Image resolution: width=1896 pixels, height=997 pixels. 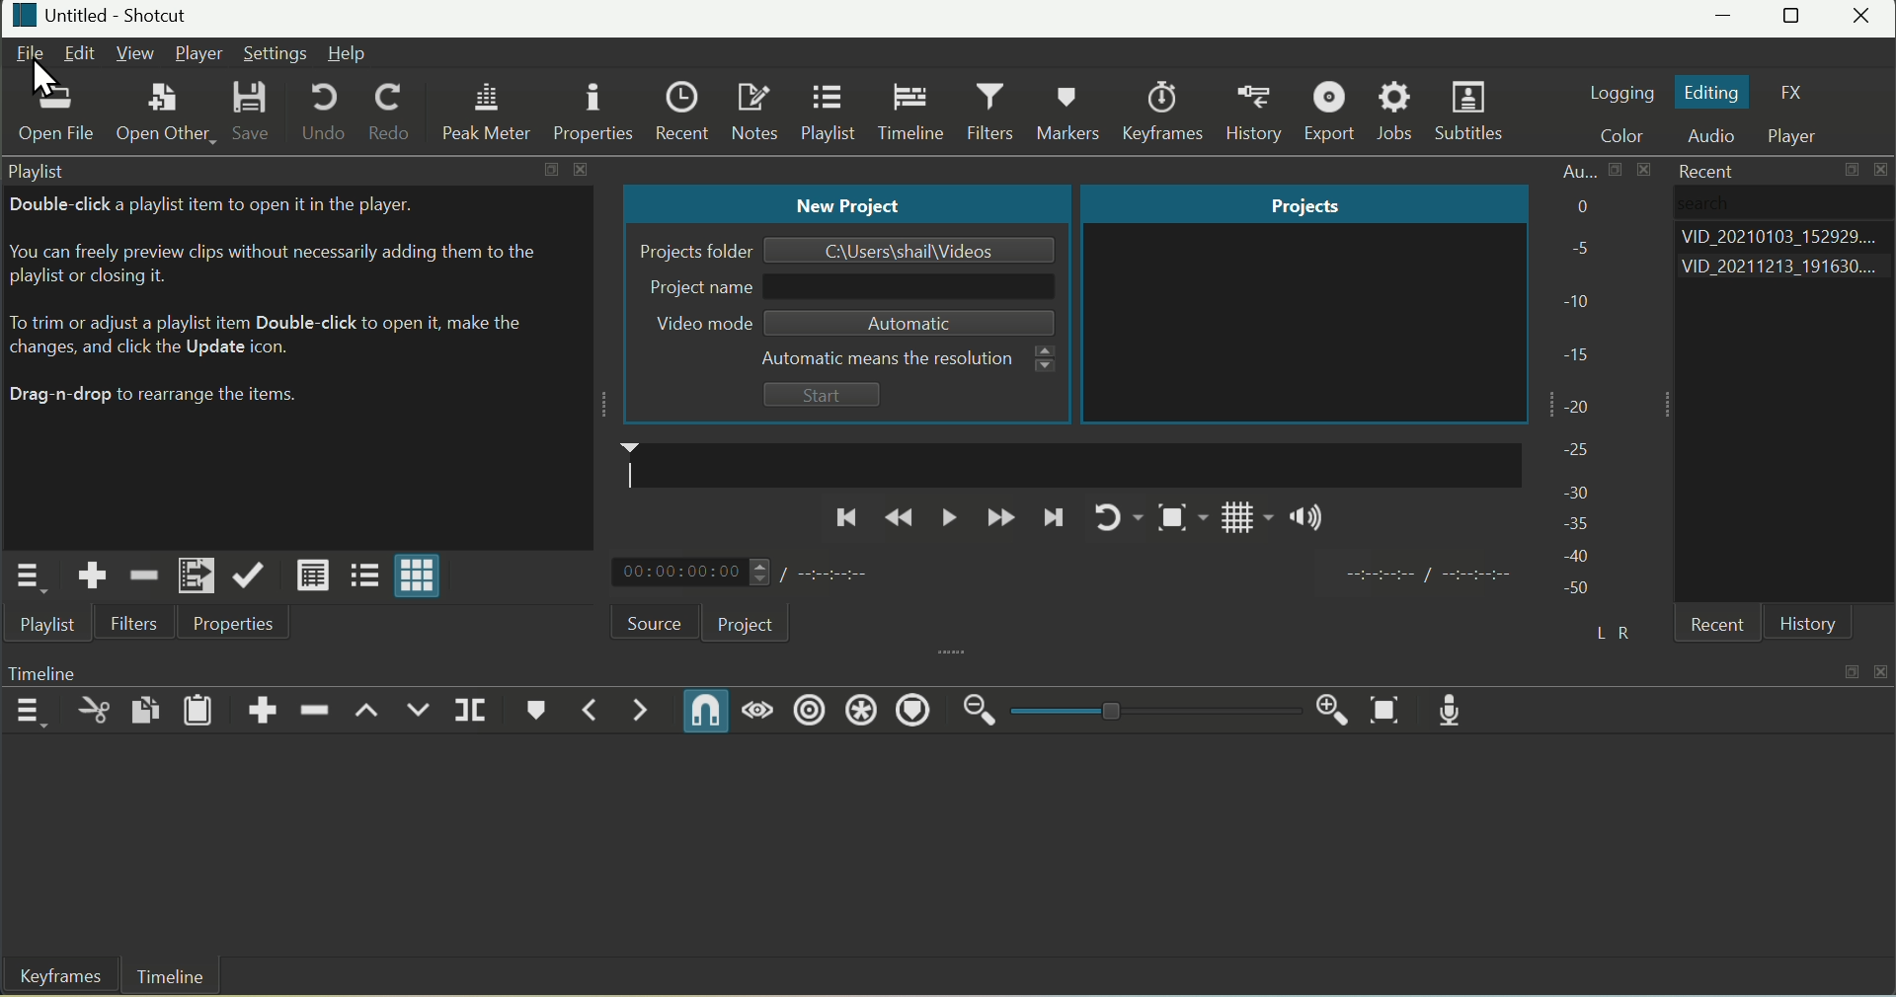 What do you see at coordinates (1884, 171) in the screenshot?
I see `close` at bounding box center [1884, 171].